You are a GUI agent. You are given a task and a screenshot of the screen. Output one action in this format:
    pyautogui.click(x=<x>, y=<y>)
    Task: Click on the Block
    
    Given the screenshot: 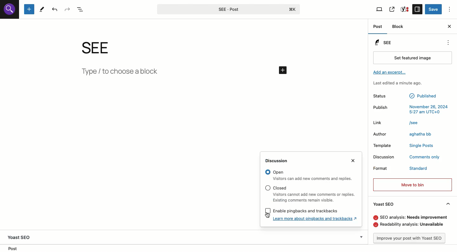 What is the action you would take?
    pyautogui.click(x=399, y=27)
    